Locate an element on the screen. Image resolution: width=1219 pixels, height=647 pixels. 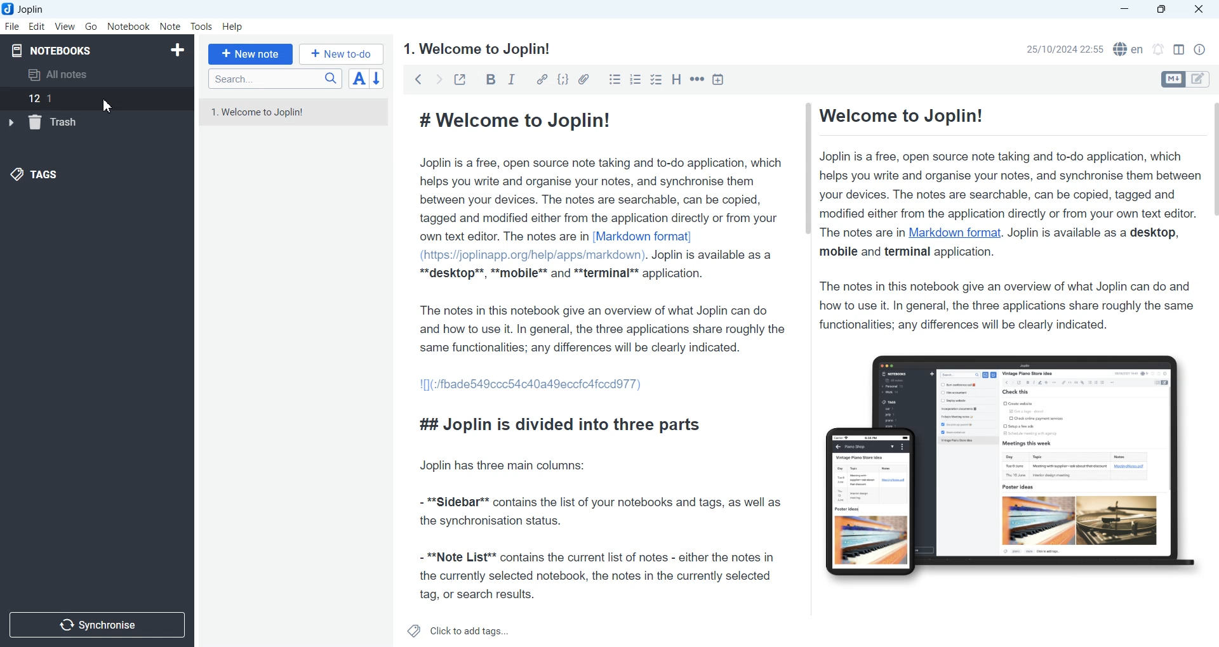
backward is located at coordinates (416, 78).